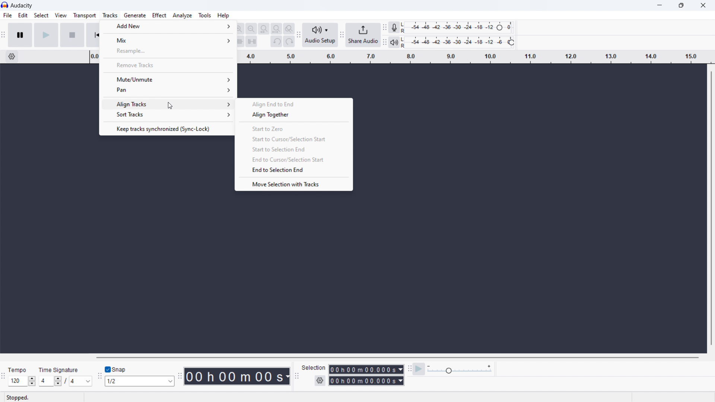 The width and height of the screenshot is (715, 402). Describe the element at coordinates (11, 57) in the screenshot. I see `settings` at that location.